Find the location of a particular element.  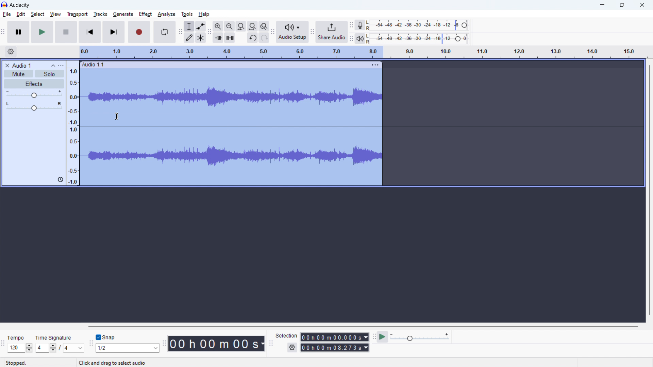

audio setup toolbar is located at coordinates (273, 32).